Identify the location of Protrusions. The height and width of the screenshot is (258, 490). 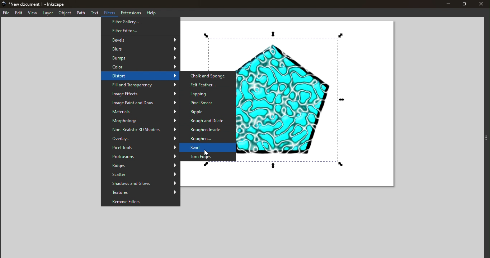
(140, 157).